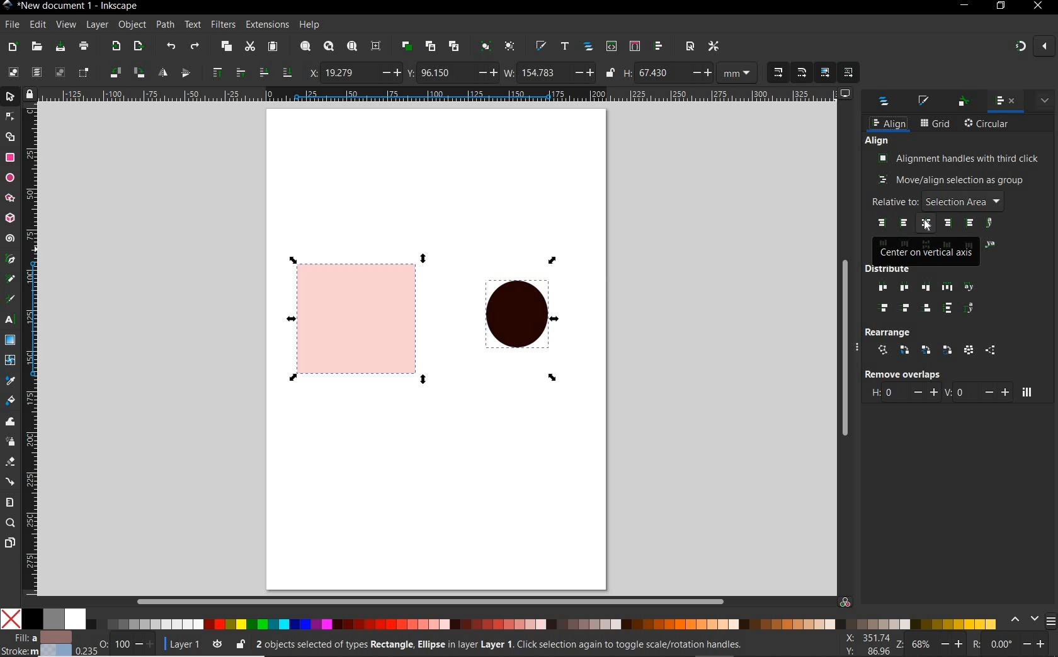 The image size is (1058, 657). What do you see at coordinates (273, 47) in the screenshot?
I see `paste` at bounding box center [273, 47].